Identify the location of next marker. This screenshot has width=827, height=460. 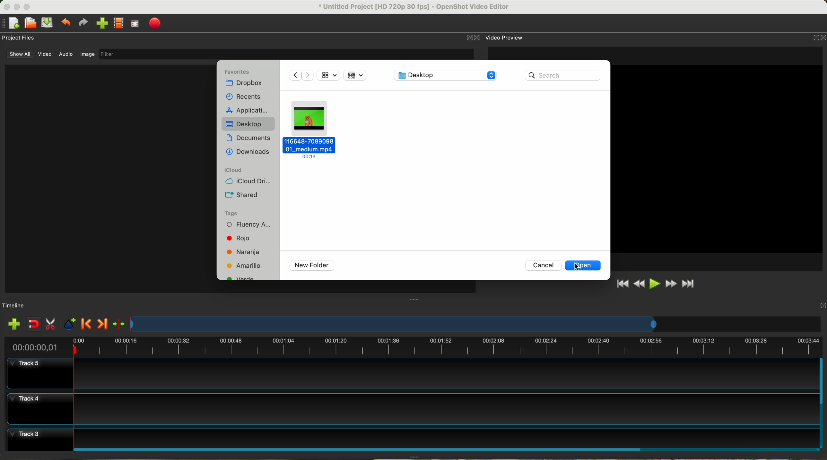
(104, 325).